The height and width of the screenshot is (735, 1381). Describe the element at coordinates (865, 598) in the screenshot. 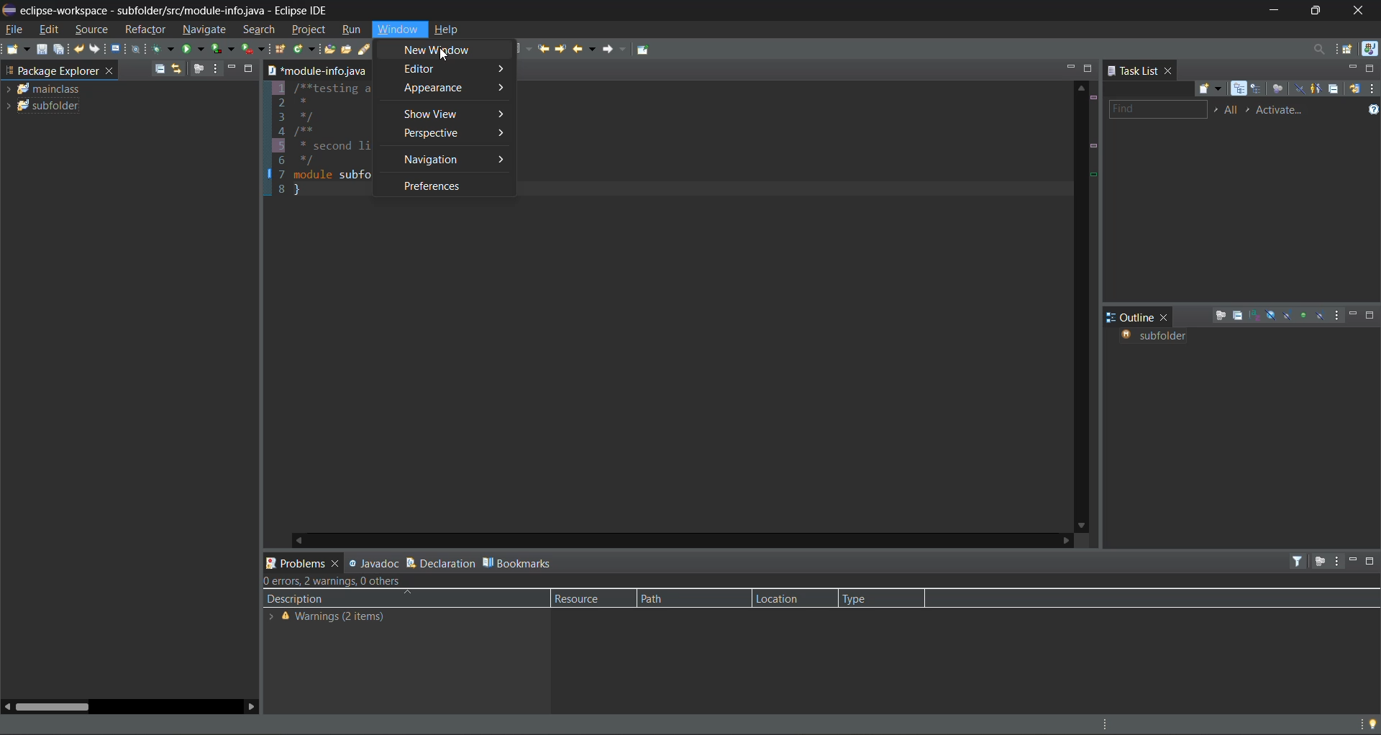

I see `type` at that location.